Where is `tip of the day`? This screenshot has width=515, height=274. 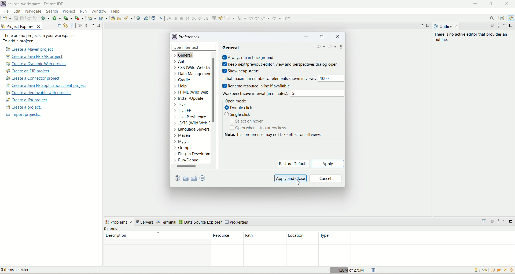
tip of the day is located at coordinates (477, 270).